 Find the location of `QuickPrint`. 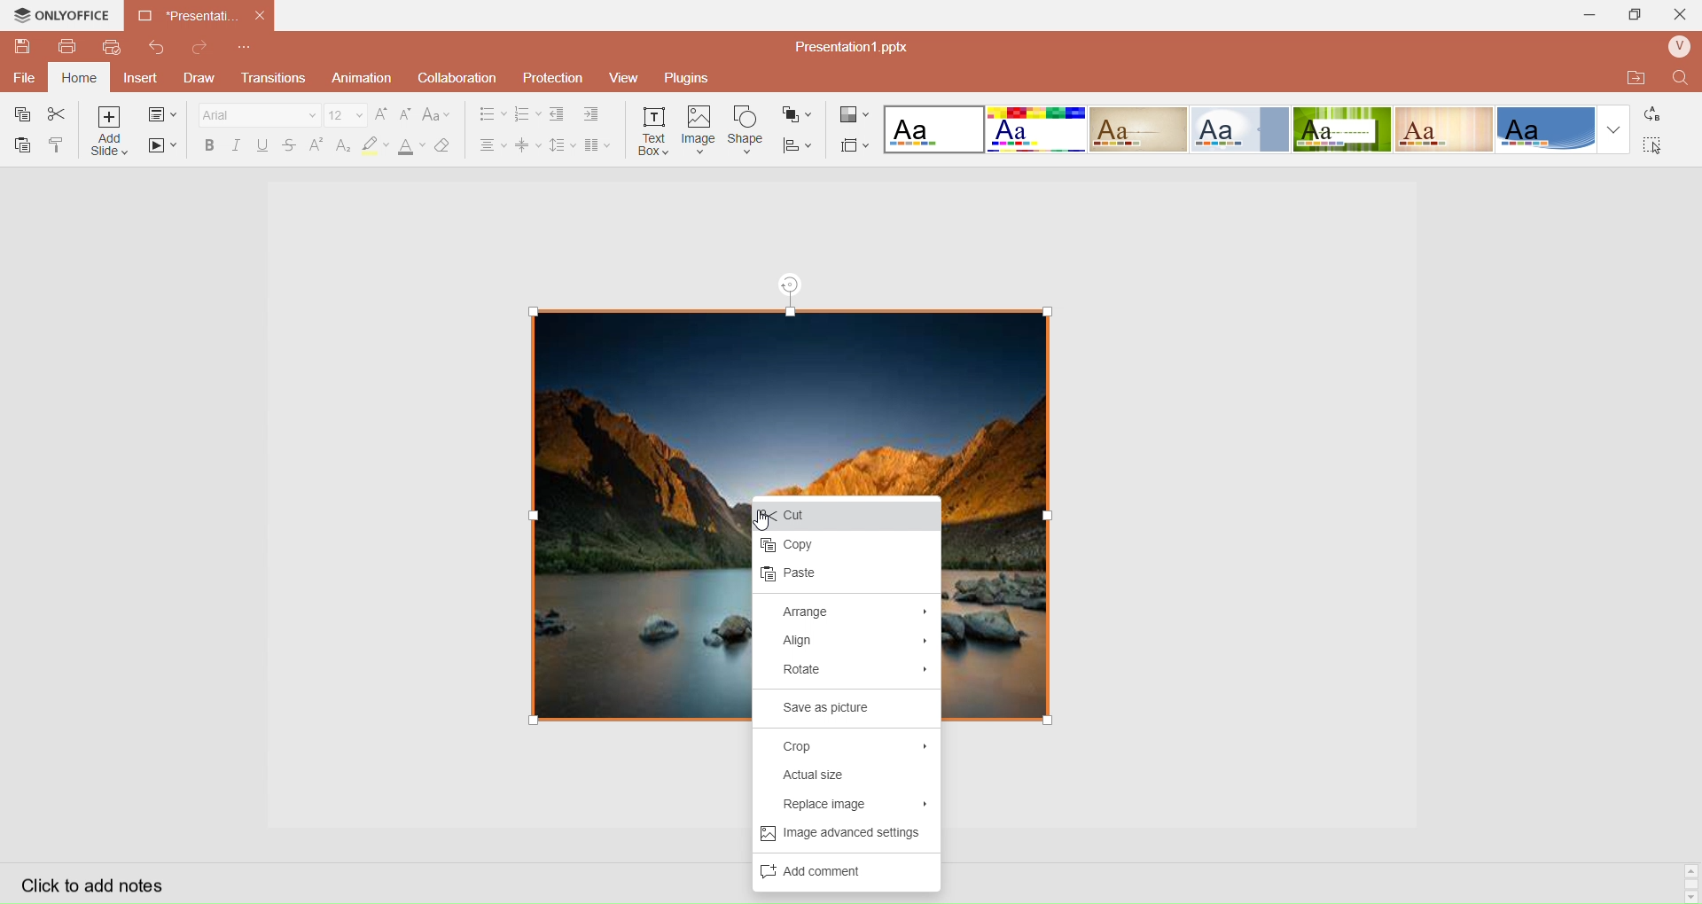

QuickPrint is located at coordinates (113, 48).